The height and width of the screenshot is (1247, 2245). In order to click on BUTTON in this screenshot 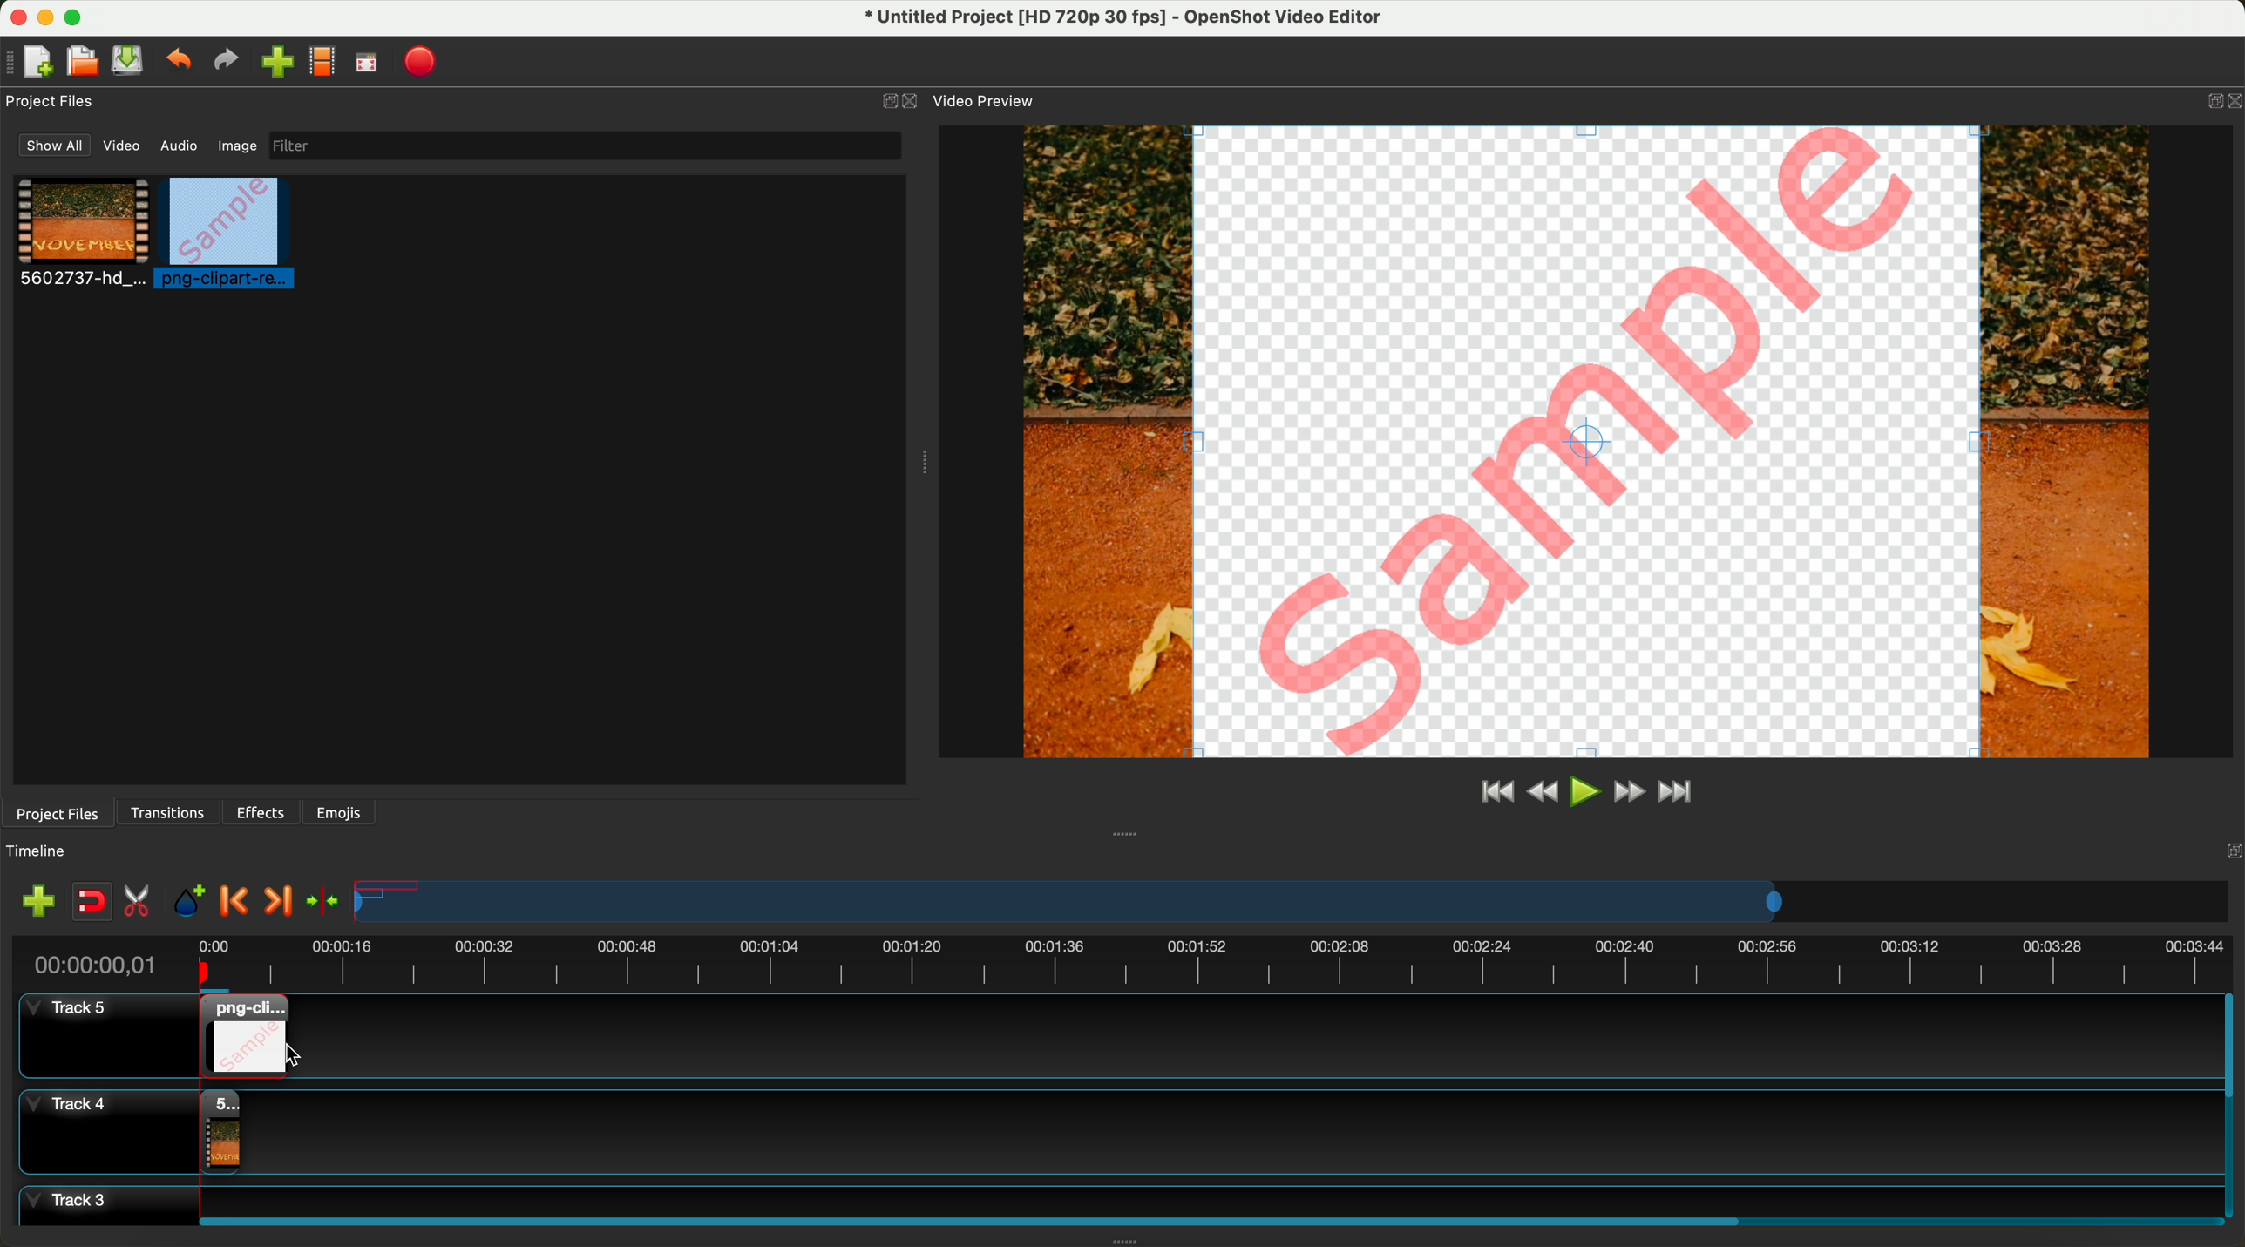, I will do `click(2210, 97)`.